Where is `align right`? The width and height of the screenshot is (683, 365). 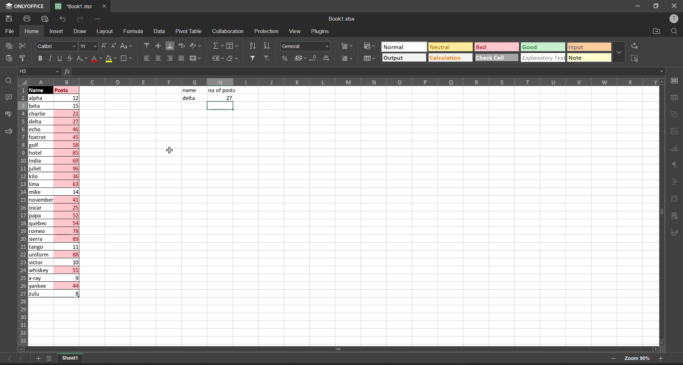 align right is located at coordinates (168, 58).